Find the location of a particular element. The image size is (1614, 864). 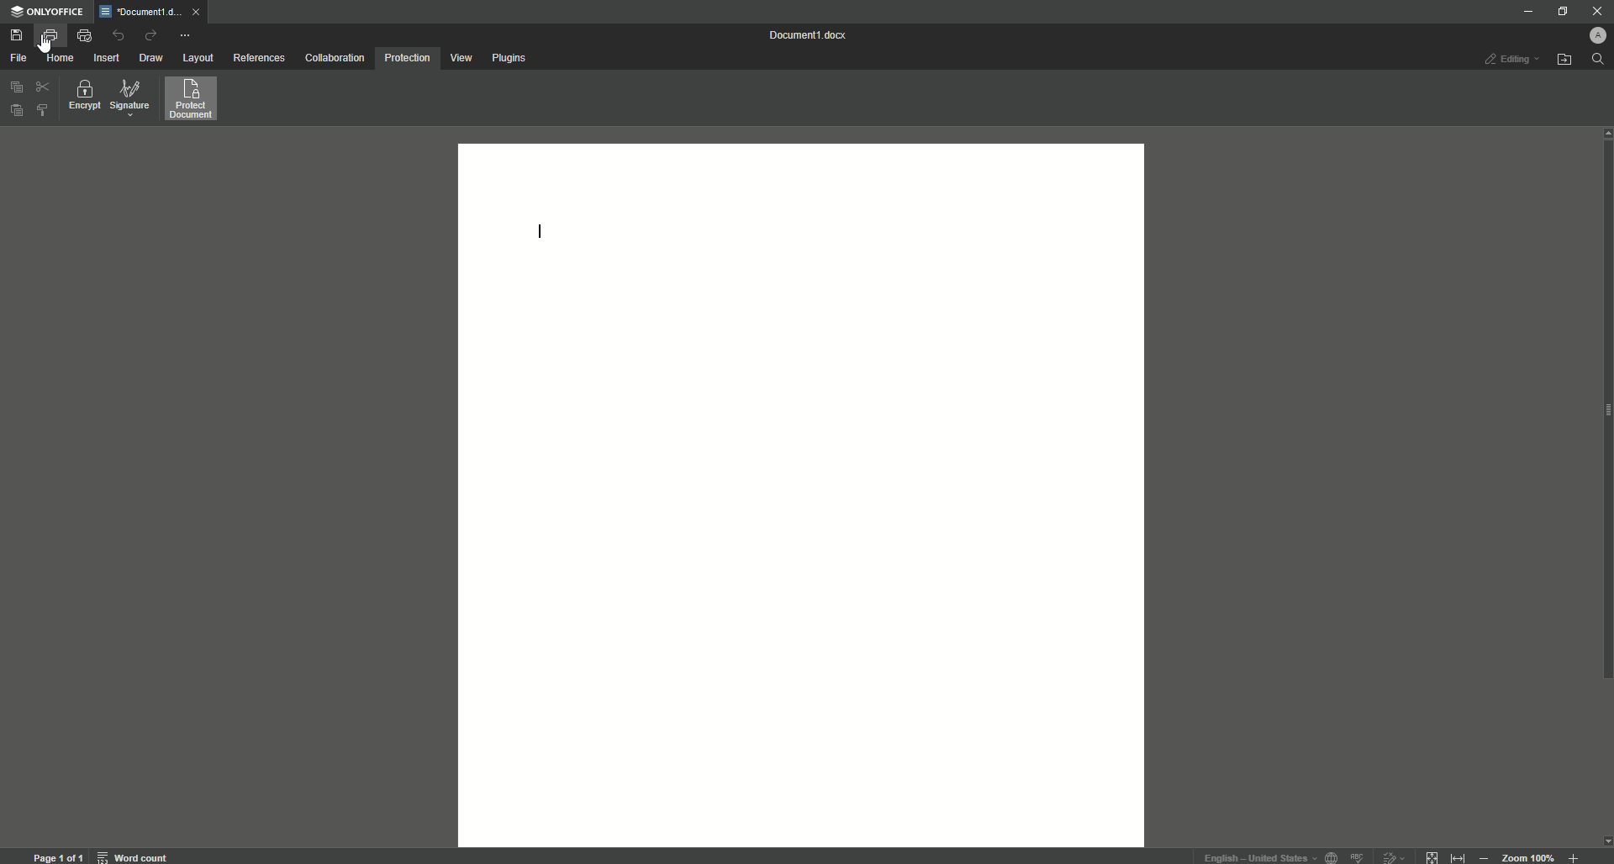

text language is located at coordinates (1256, 855).